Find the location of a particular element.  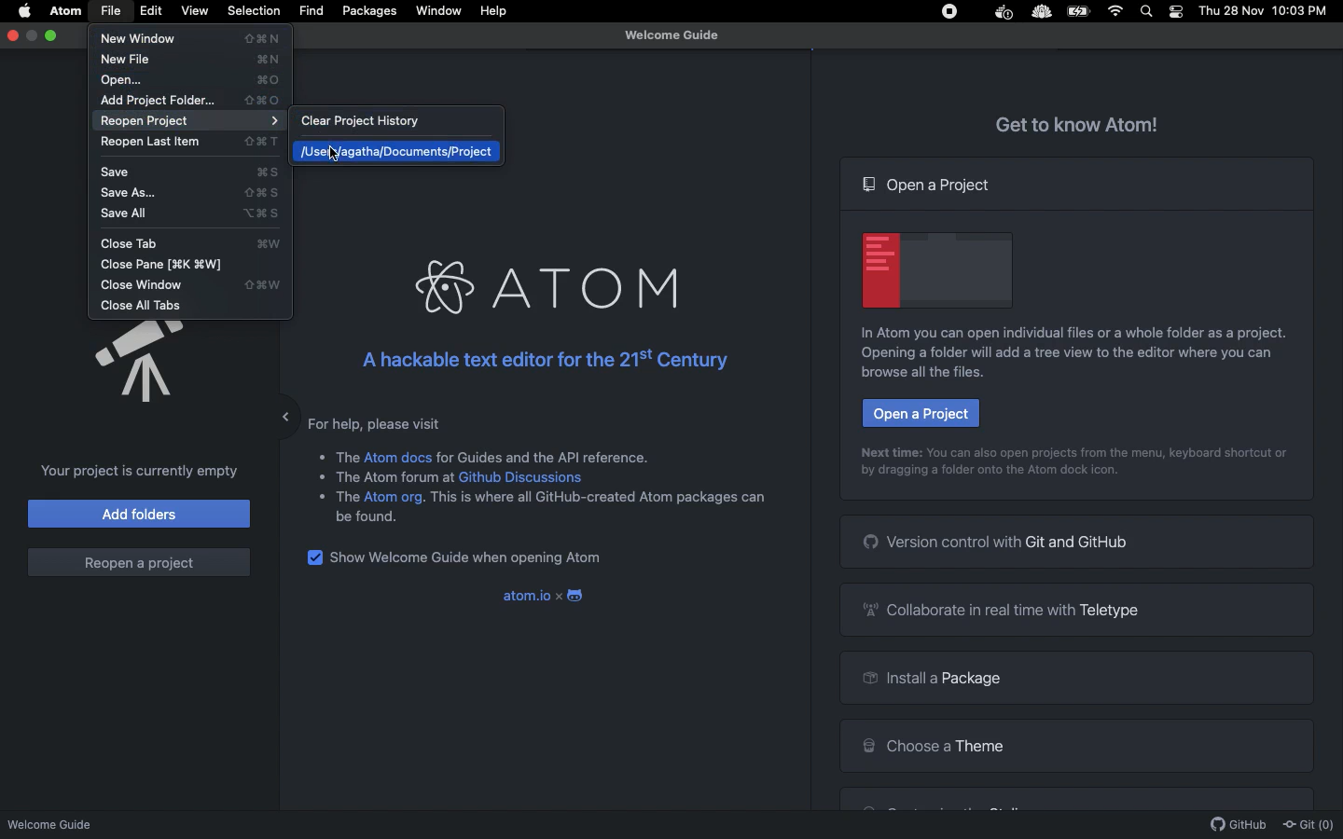

Descriptive Text is located at coordinates (548, 455).